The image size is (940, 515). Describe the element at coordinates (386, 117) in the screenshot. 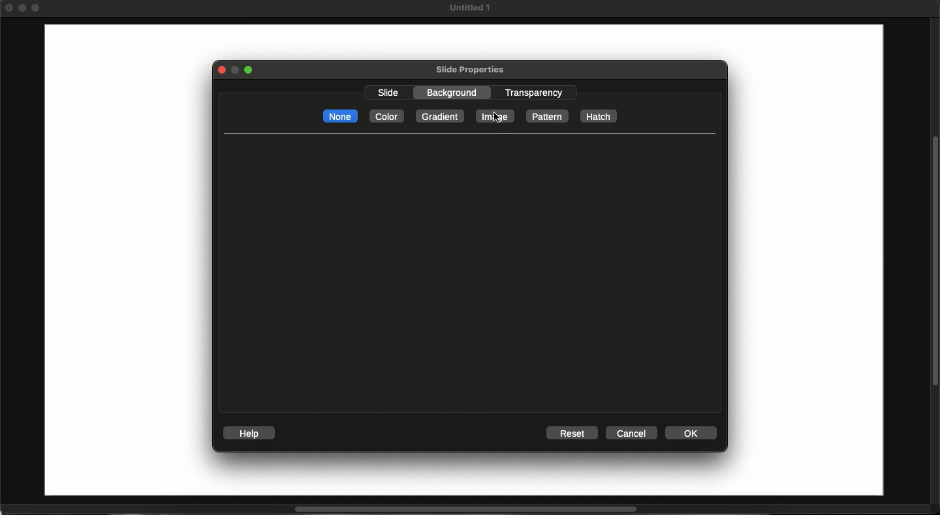

I see `Color` at that location.